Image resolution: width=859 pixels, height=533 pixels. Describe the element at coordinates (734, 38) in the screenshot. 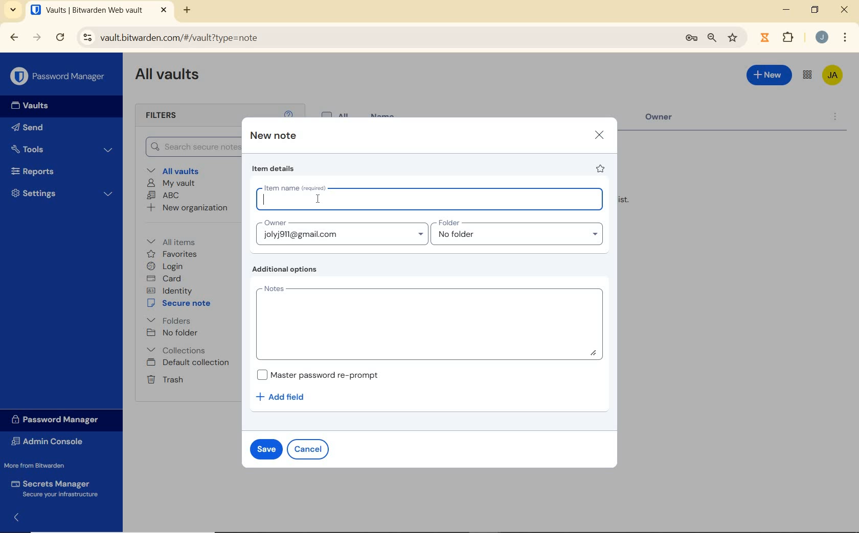

I see `bookmark` at that location.